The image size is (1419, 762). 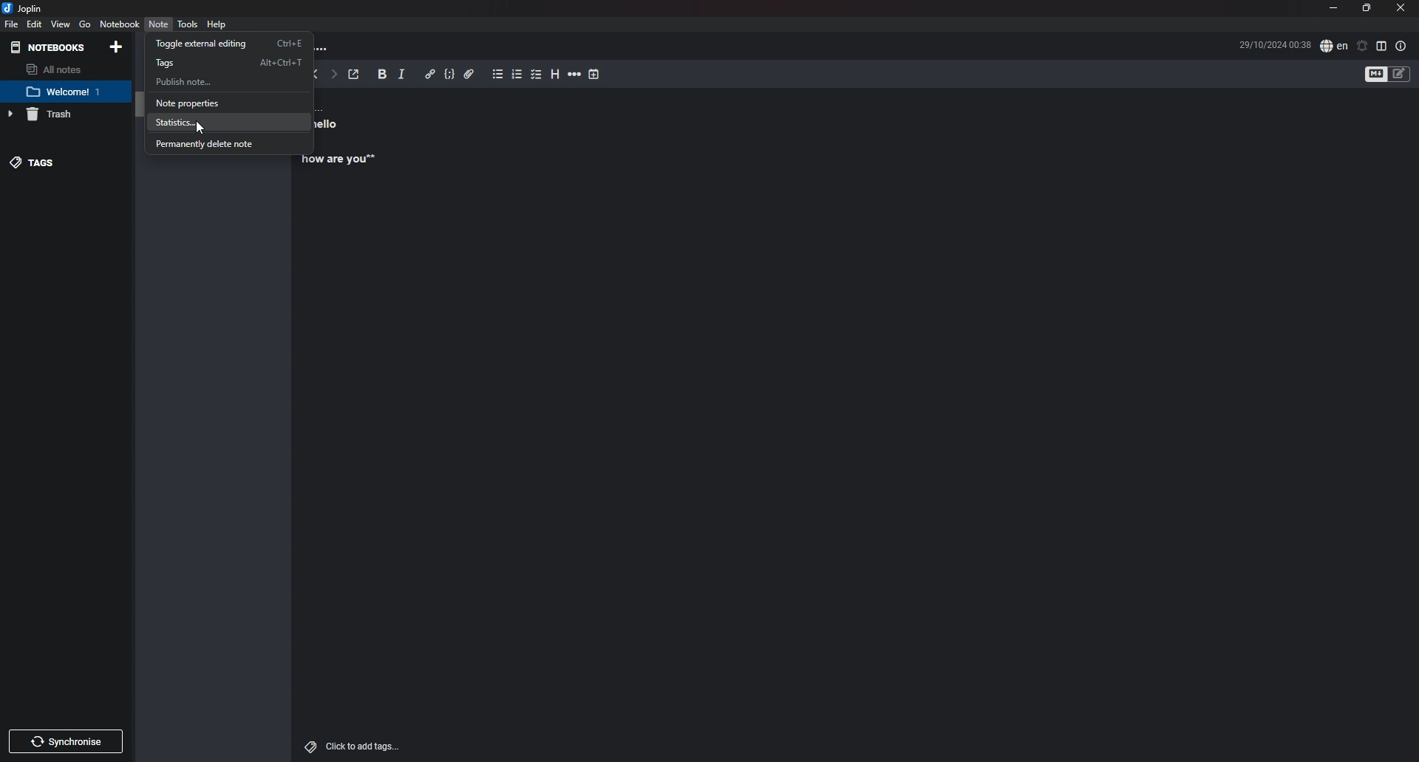 What do you see at coordinates (1335, 9) in the screenshot?
I see `Minimize` at bounding box center [1335, 9].